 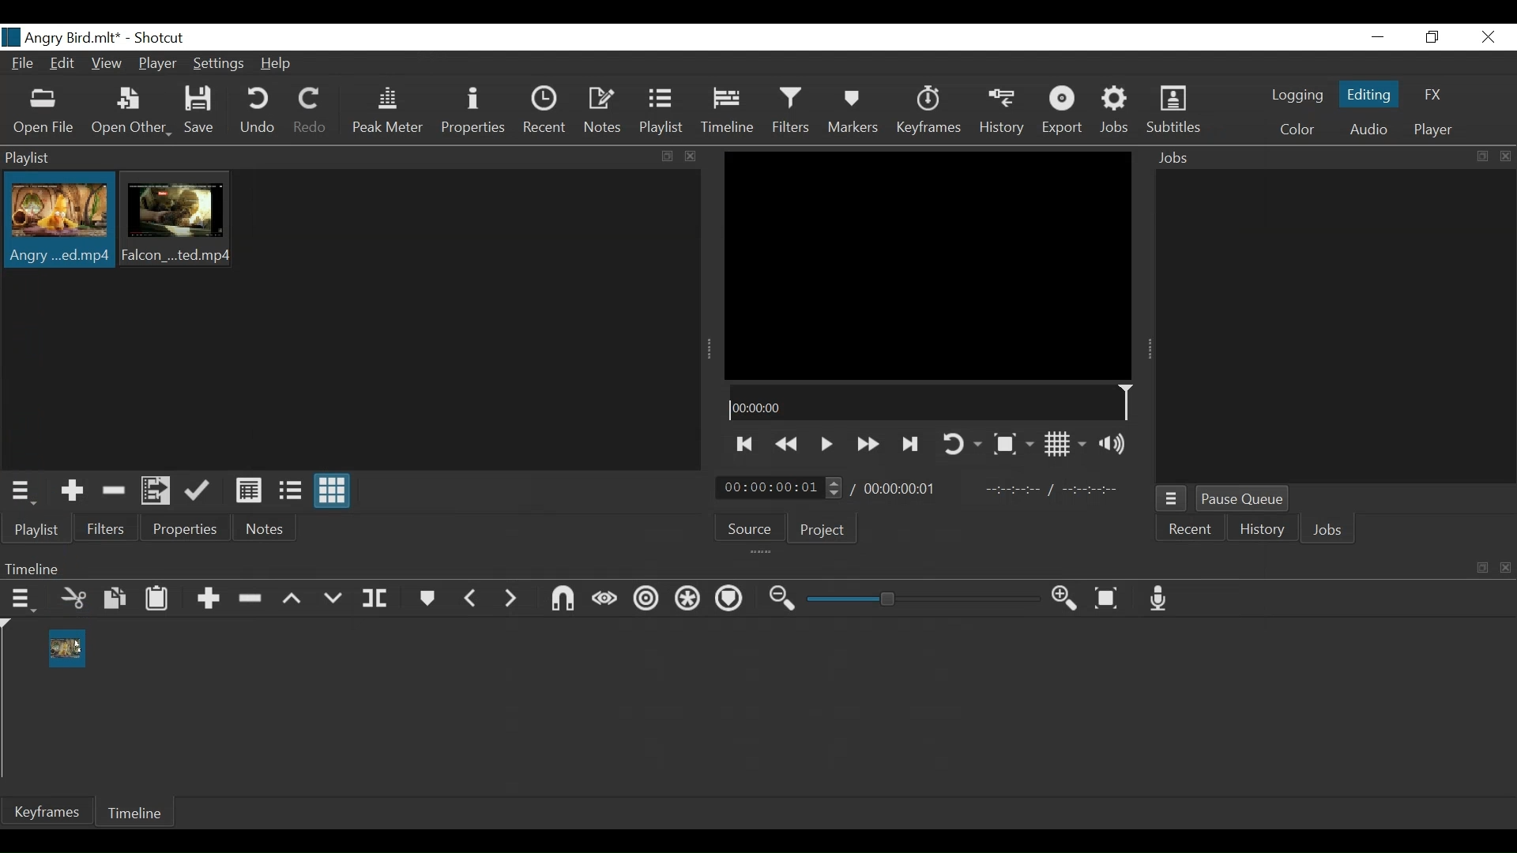 What do you see at coordinates (1435, 130) in the screenshot?
I see `Player` at bounding box center [1435, 130].